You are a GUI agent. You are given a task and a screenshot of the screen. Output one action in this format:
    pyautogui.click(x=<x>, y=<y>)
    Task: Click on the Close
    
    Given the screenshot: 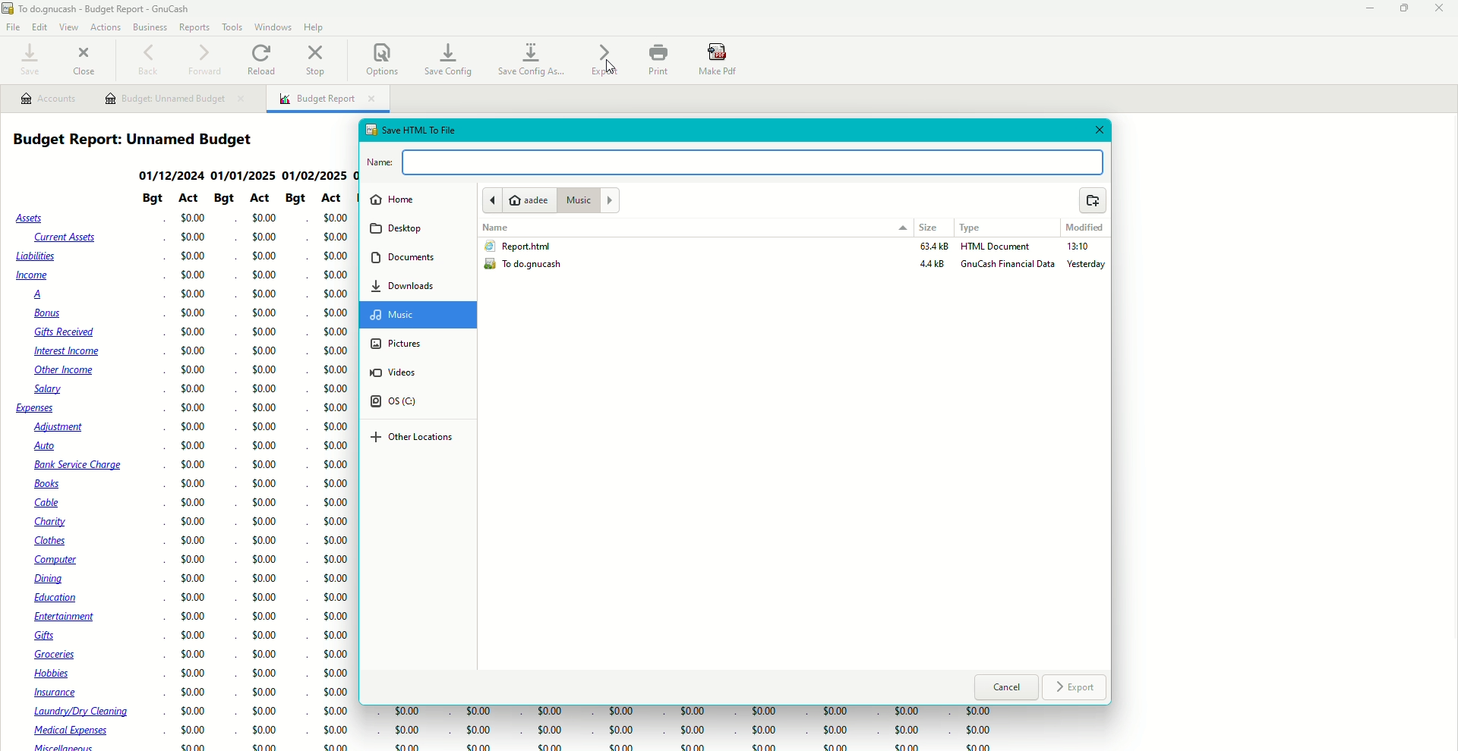 What is the action you would take?
    pyautogui.click(x=1097, y=130)
    